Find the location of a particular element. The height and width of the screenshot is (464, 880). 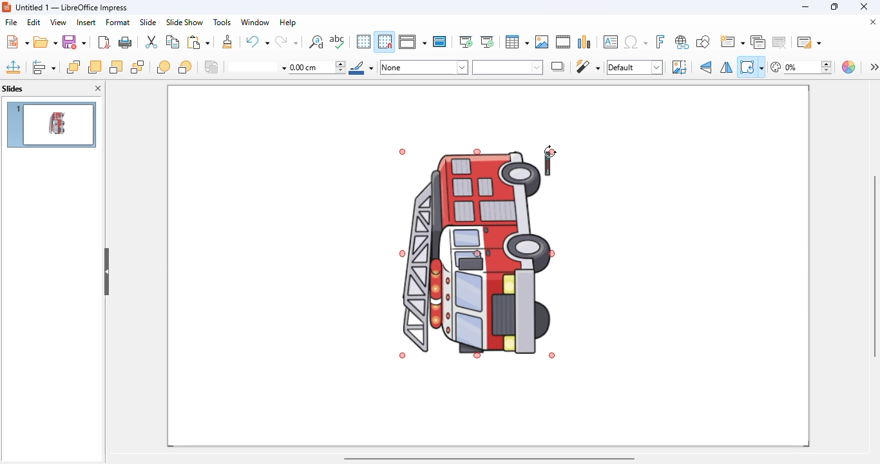

show draw functions is located at coordinates (703, 42).